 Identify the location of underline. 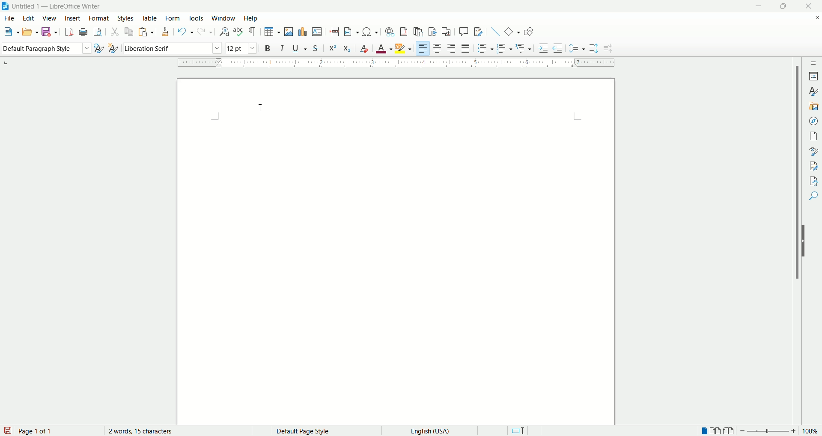
(298, 49).